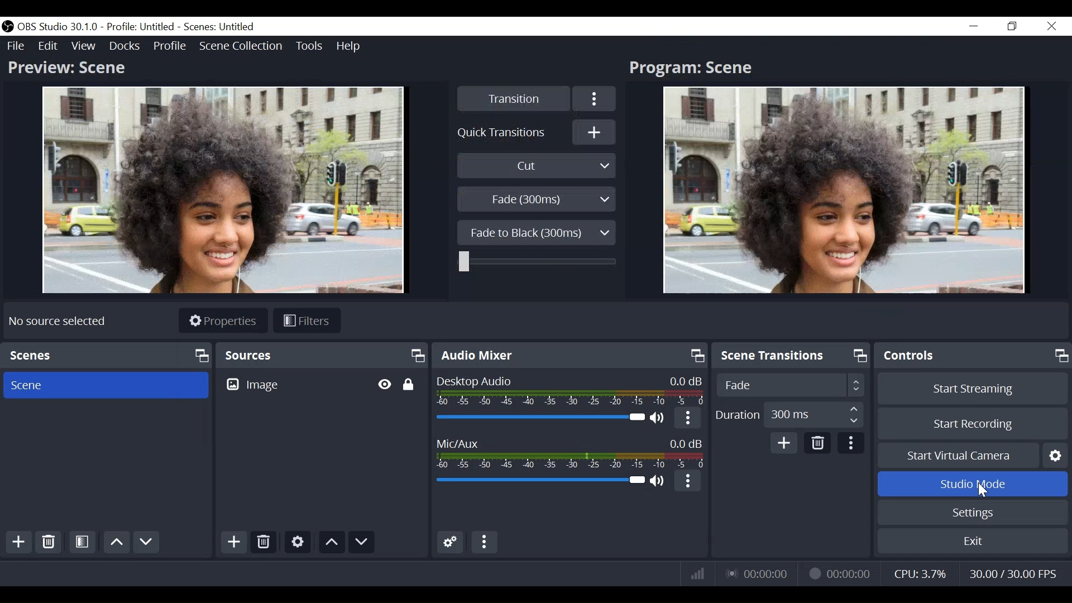 Image resolution: width=1072 pixels, height=603 pixels. What do you see at coordinates (974, 26) in the screenshot?
I see `minimize` at bounding box center [974, 26].